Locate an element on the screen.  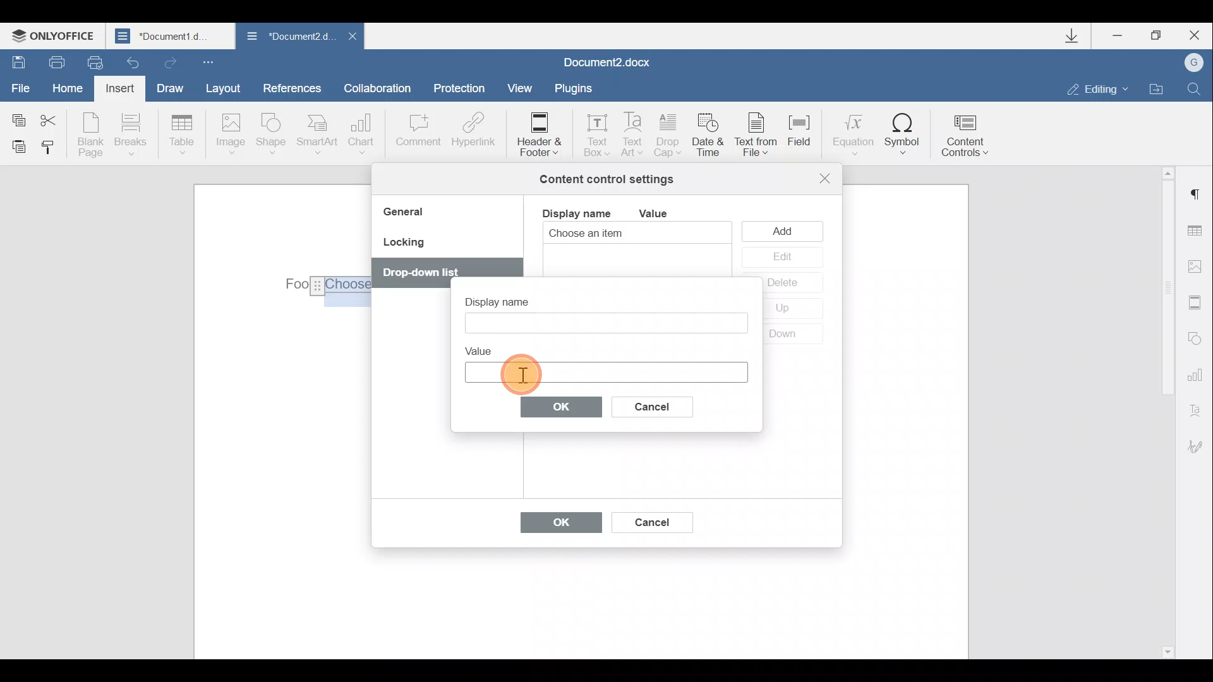
Text box is located at coordinates (605, 372).